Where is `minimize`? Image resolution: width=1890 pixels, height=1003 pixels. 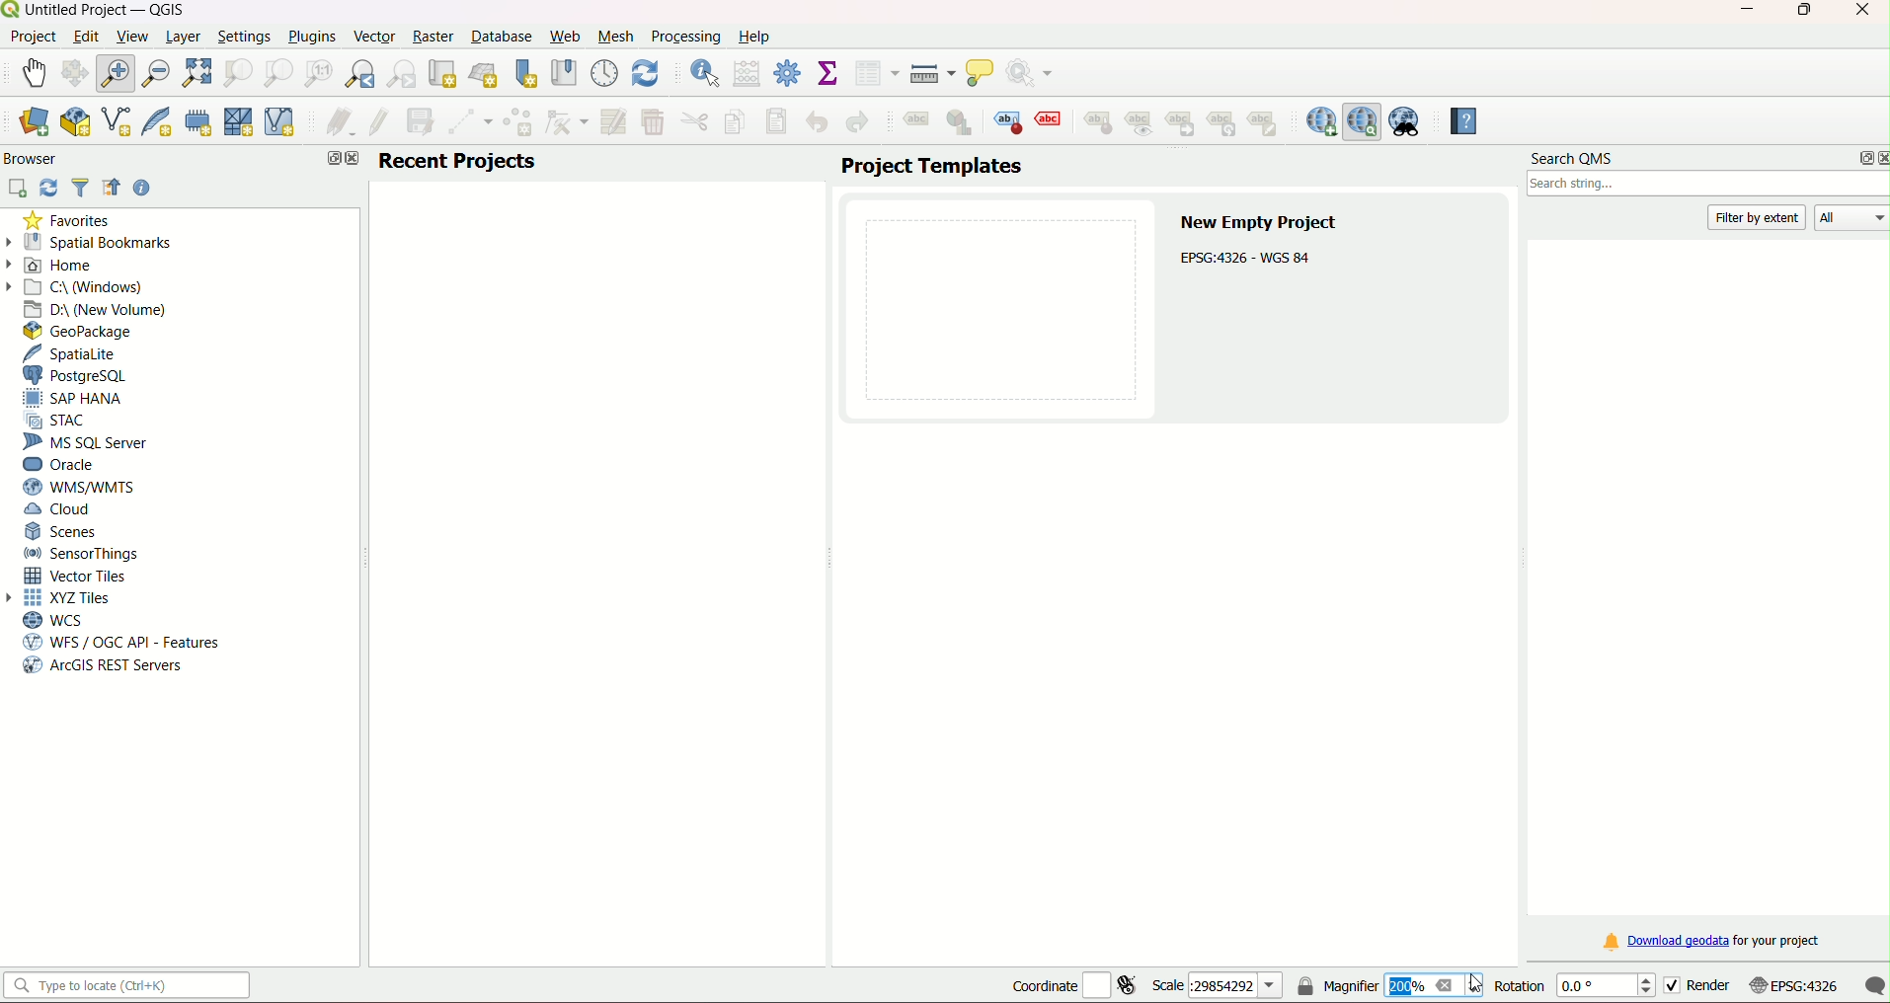
minimize is located at coordinates (1740, 10).